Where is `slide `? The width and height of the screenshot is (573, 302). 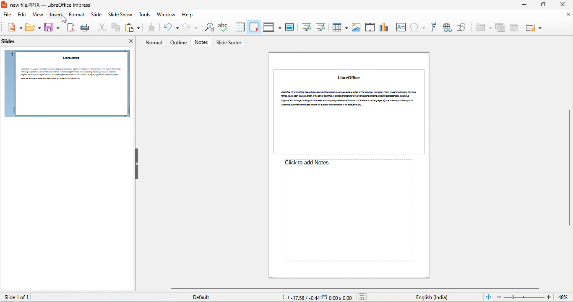
slide  is located at coordinates (352, 111).